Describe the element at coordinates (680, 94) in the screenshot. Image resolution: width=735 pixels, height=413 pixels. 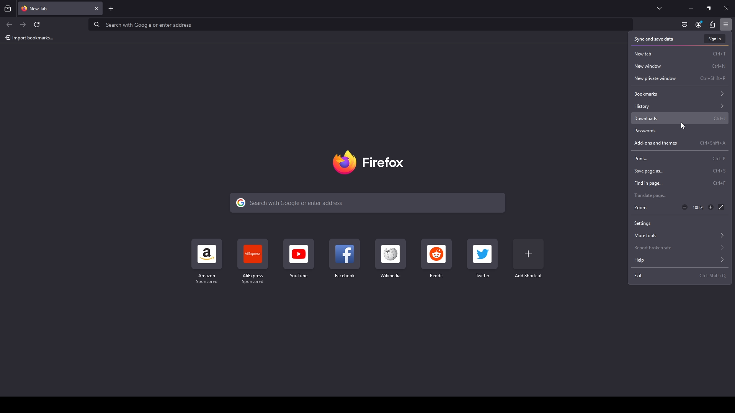
I see `Bookmarks` at that location.